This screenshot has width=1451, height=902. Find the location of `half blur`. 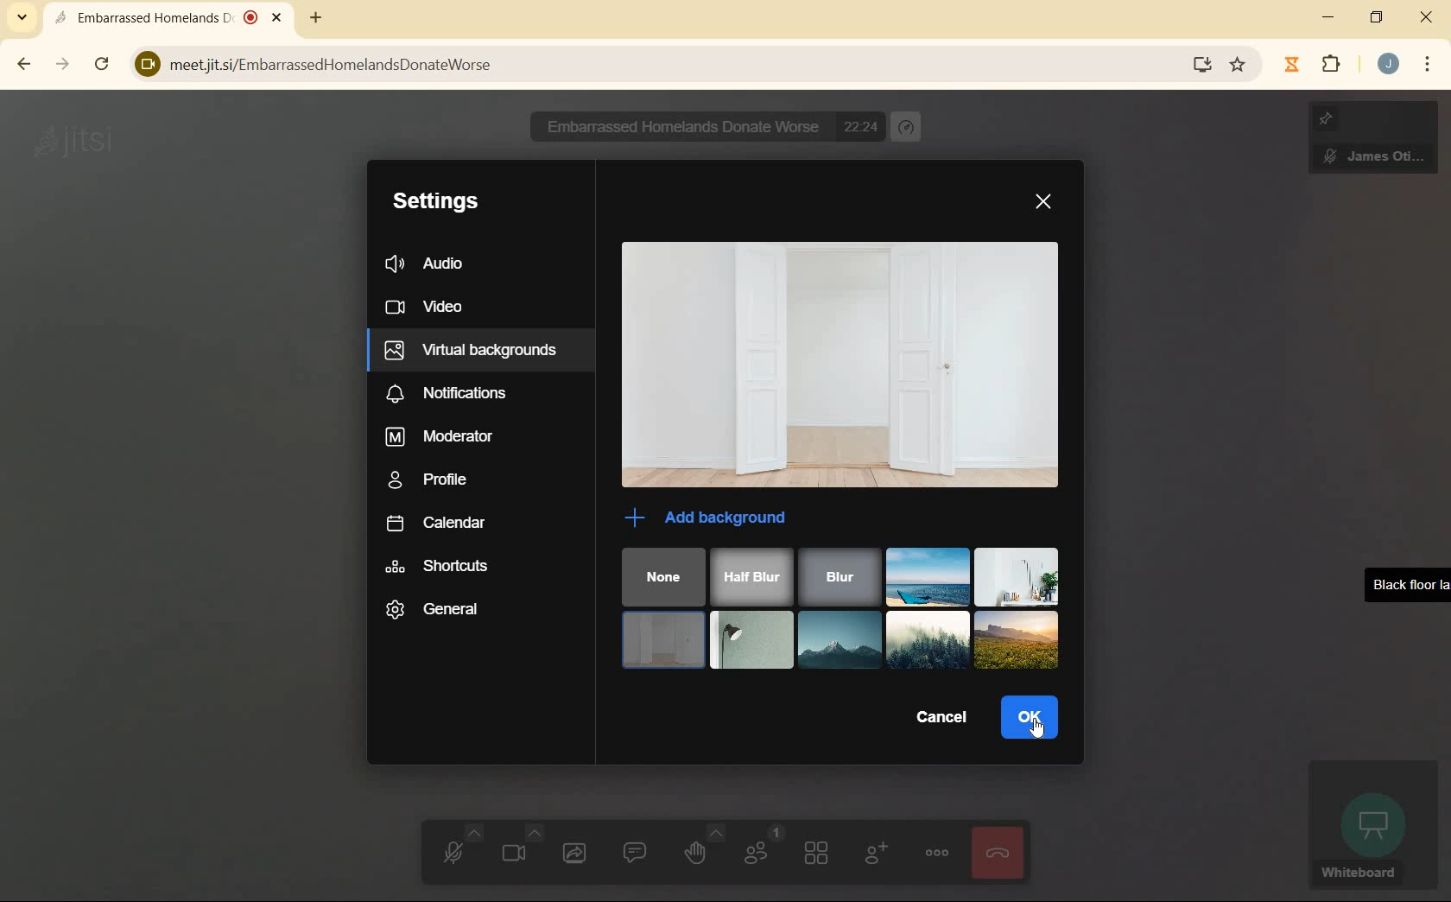

half blur is located at coordinates (751, 575).